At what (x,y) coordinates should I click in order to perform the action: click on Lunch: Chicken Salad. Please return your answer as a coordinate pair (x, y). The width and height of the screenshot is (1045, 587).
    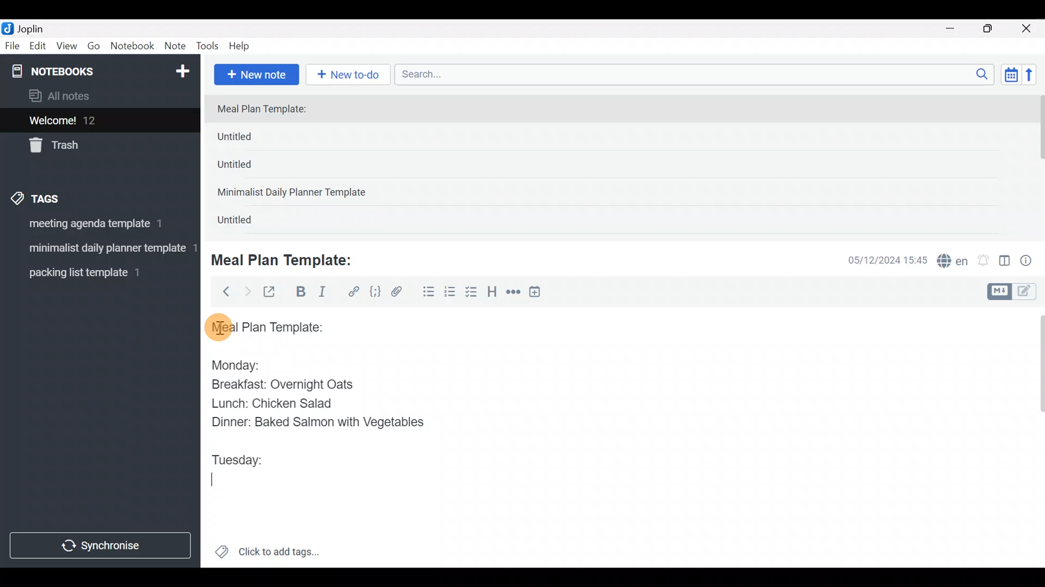
    Looking at the image, I should click on (271, 403).